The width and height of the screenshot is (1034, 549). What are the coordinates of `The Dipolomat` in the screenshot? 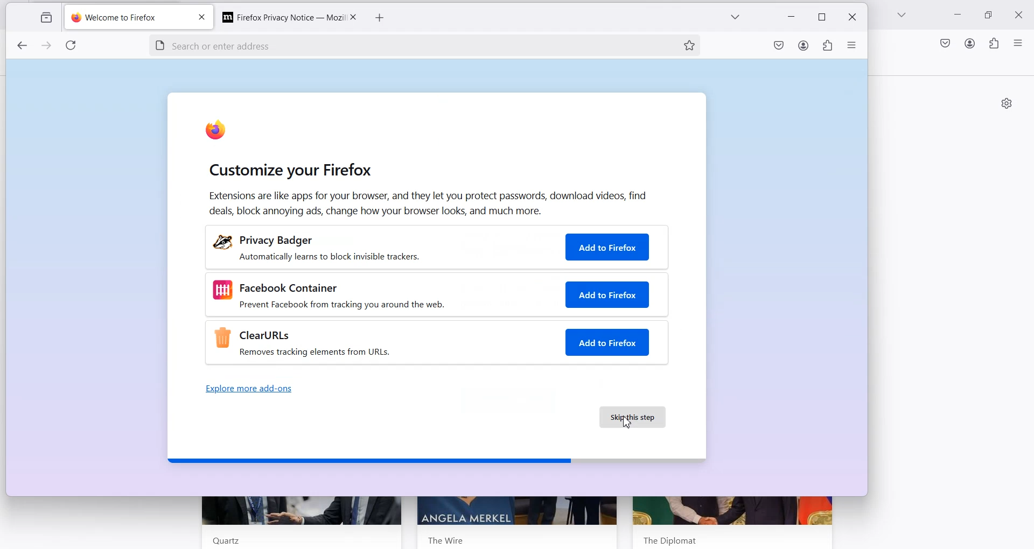 It's located at (667, 538).